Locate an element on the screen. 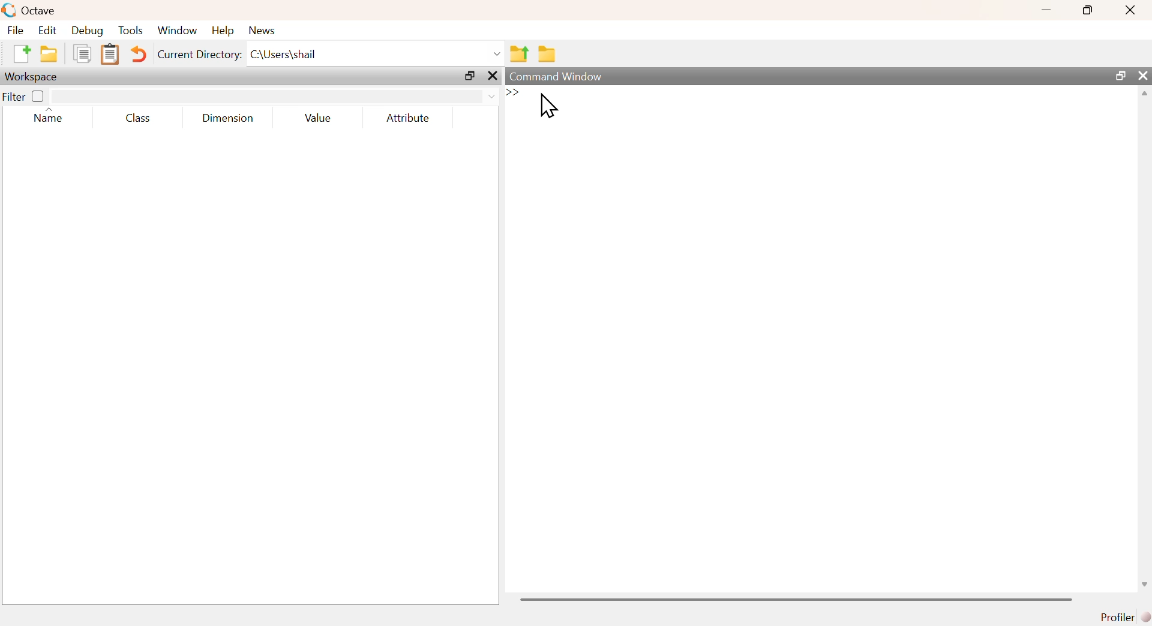 This screenshot has width=1152, height=626. workspace is located at coordinates (35, 77).